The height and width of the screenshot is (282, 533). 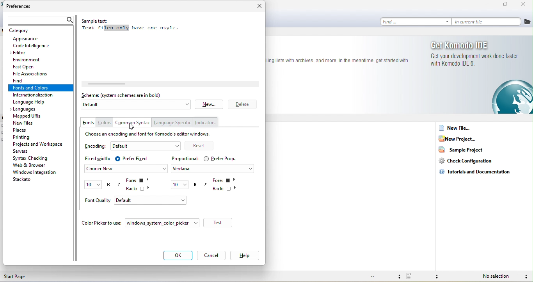 I want to click on catagory, so click(x=25, y=30).